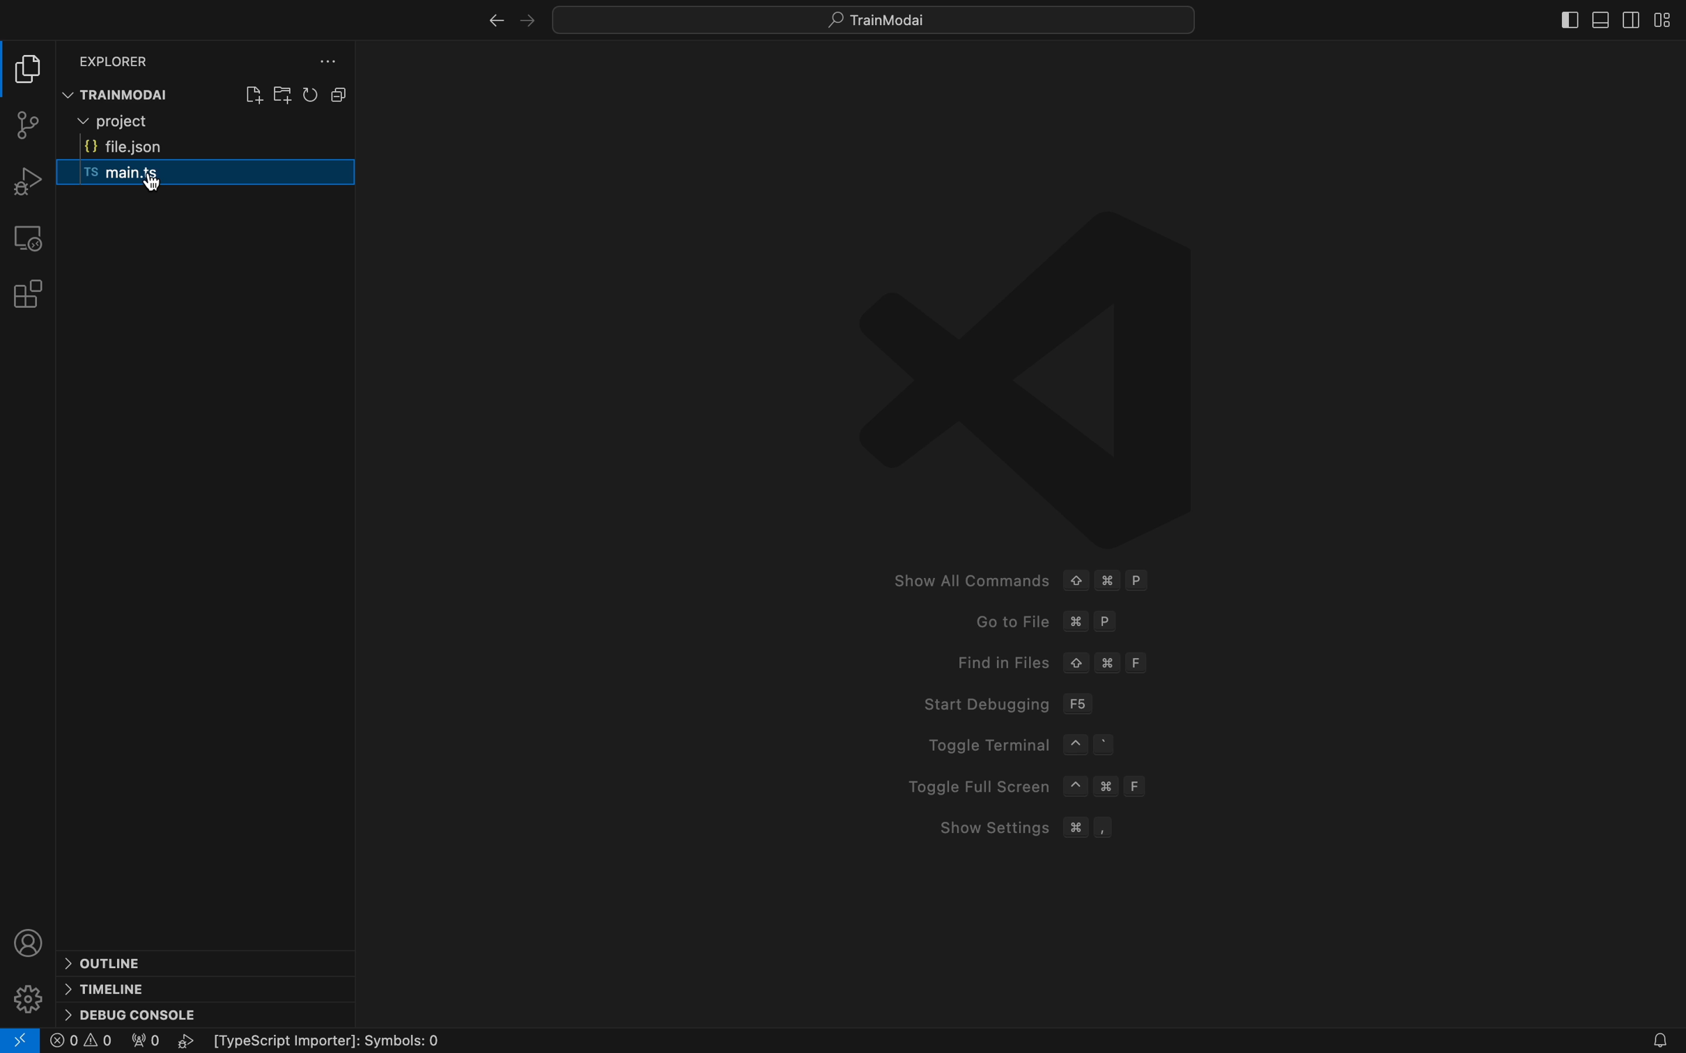 This screenshot has height=1053, width=1686. I want to click on debug console, so click(155, 1014).